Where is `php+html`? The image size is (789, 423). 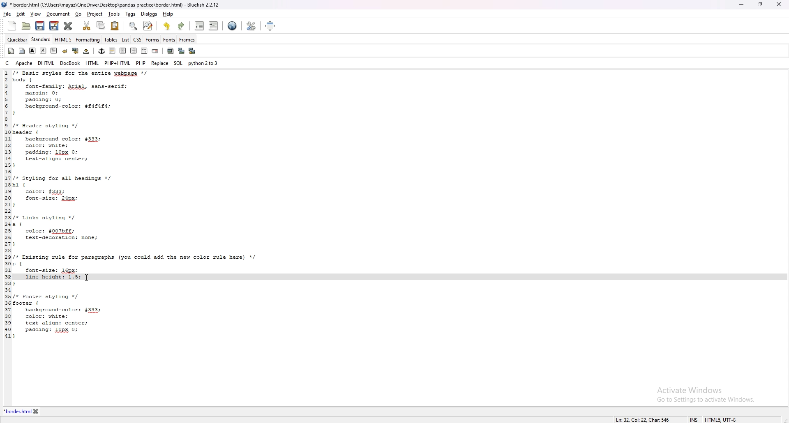 php+html is located at coordinates (117, 63).